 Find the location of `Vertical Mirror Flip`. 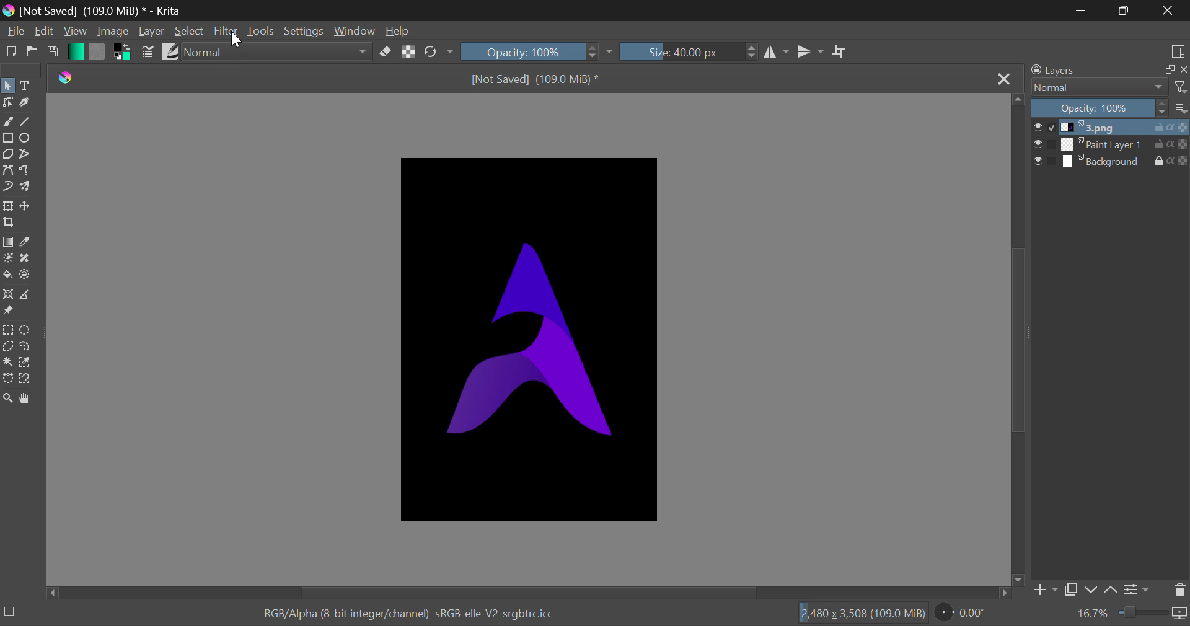

Vertical Mirror Flip is located at coordinates (778, 53).